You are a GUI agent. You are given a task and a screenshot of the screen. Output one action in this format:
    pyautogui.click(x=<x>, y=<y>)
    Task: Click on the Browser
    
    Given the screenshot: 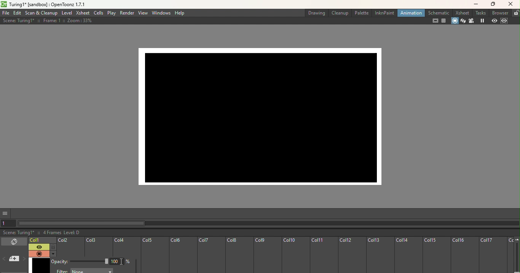 What is the action you would take?
    pyautogui.click(x=499, y=13)
    